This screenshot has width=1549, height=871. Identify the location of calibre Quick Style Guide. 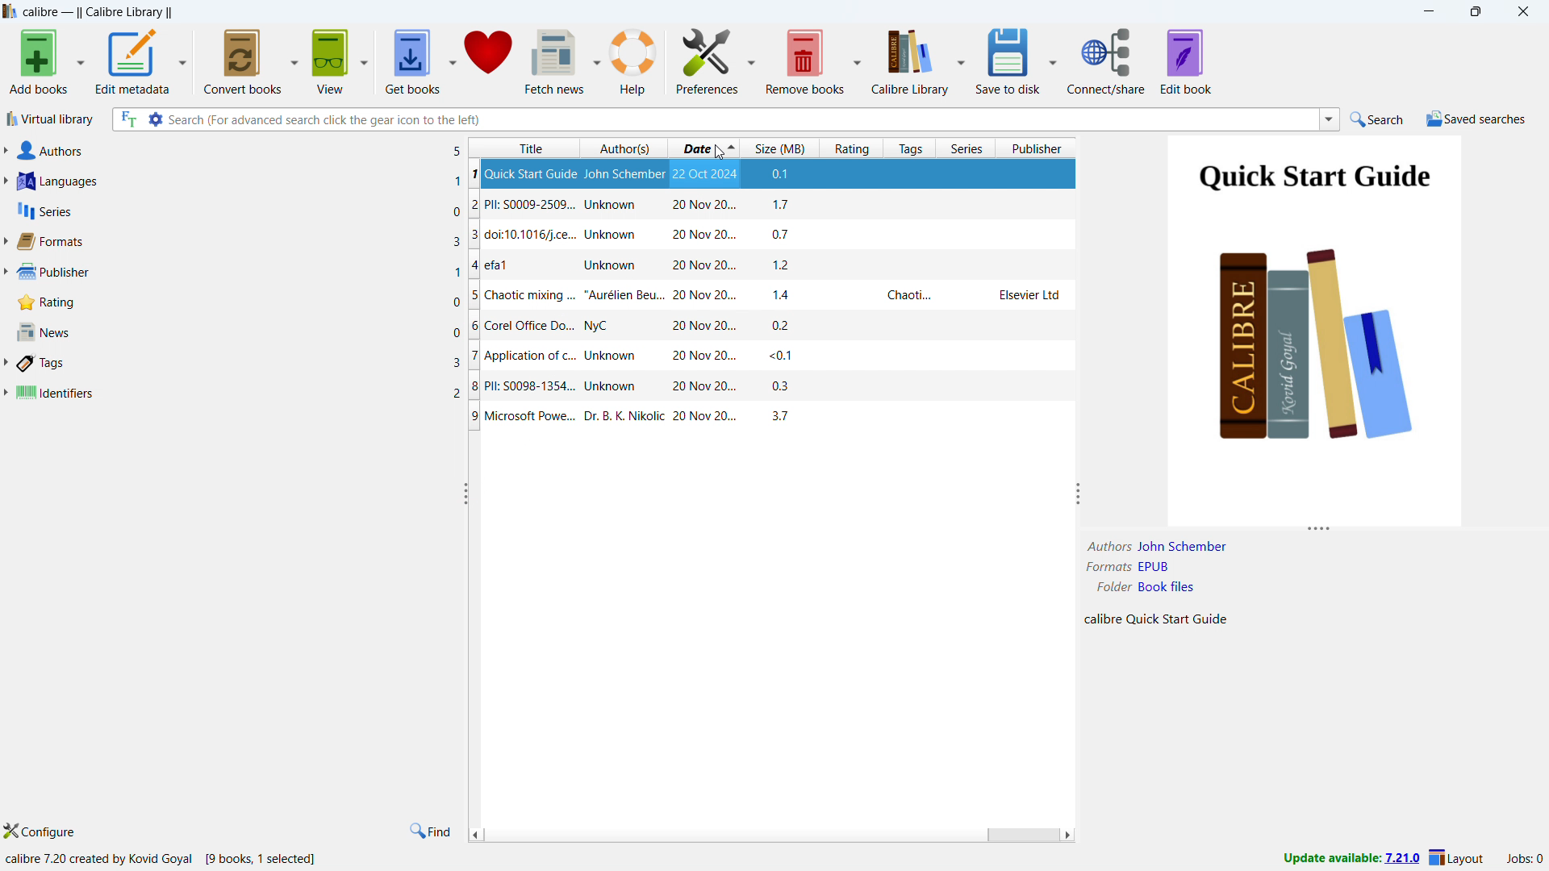
(1156, 621).